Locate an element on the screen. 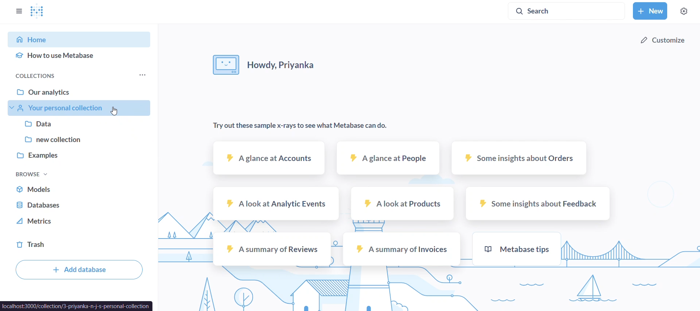  browse is located at coordinates (34, 175).